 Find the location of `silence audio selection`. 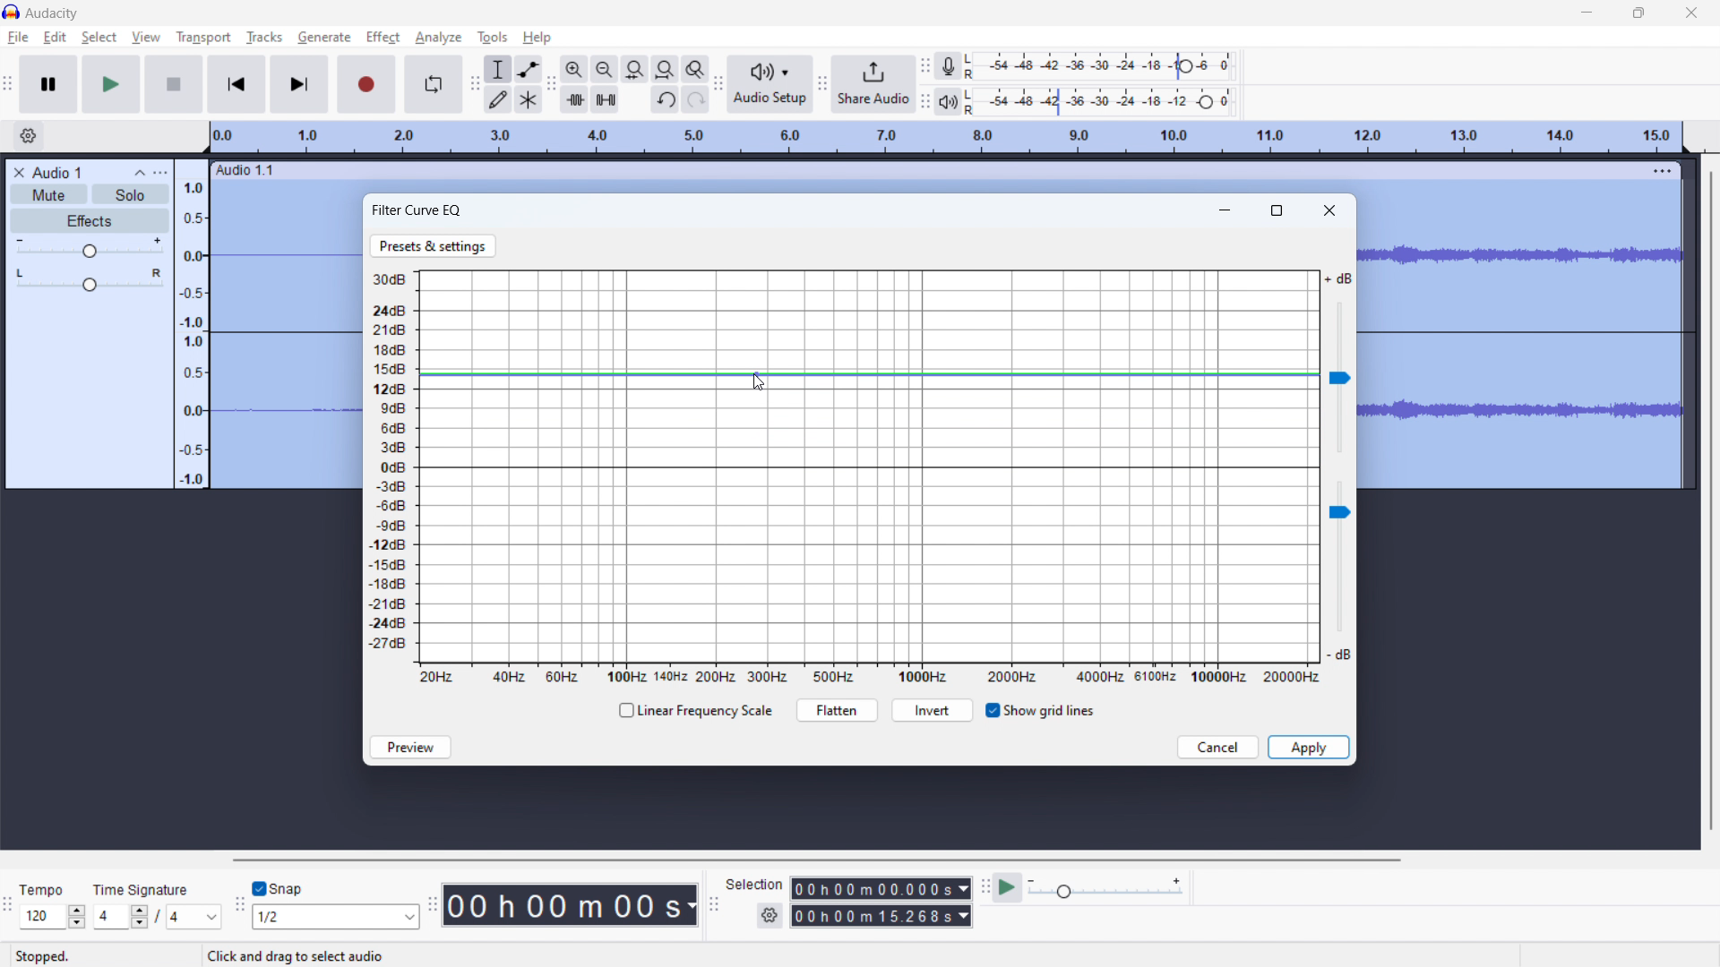

silence audio selection is located at coordinates (606, 99).